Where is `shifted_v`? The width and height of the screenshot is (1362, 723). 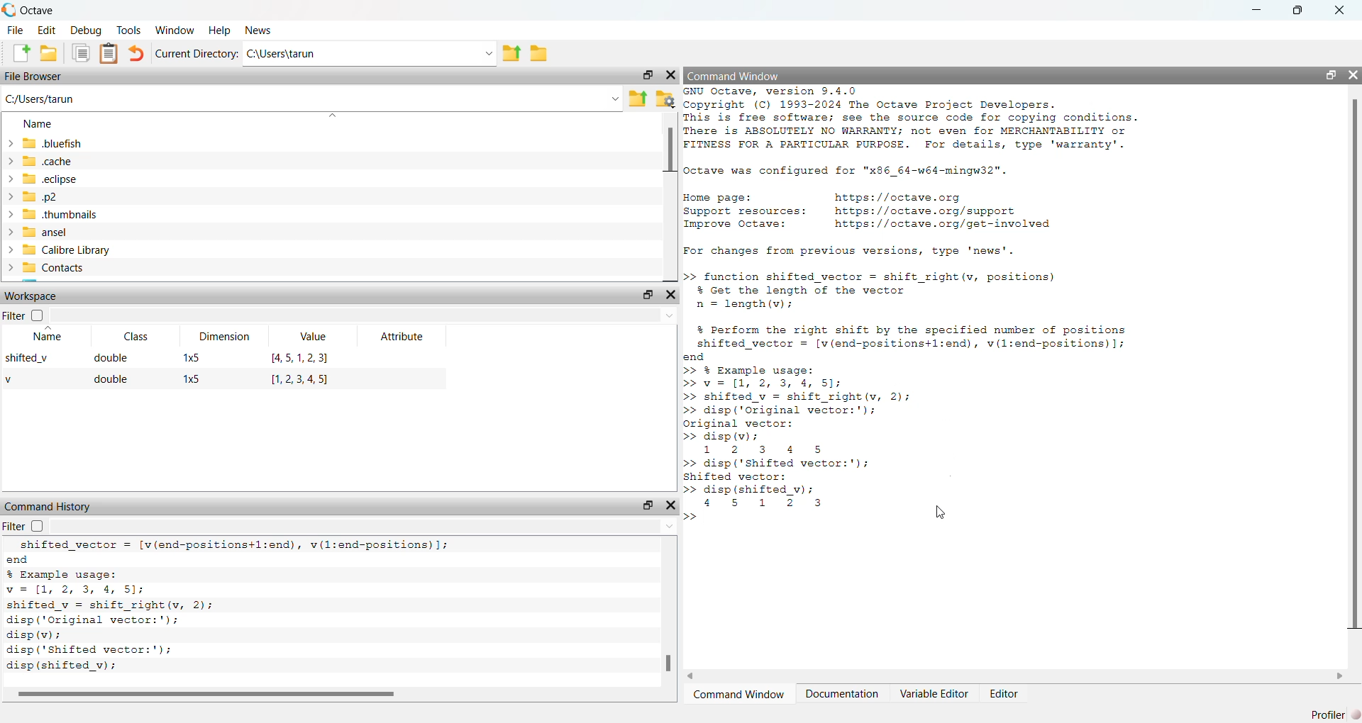 shifted_v is located at coordinates (31, 361).